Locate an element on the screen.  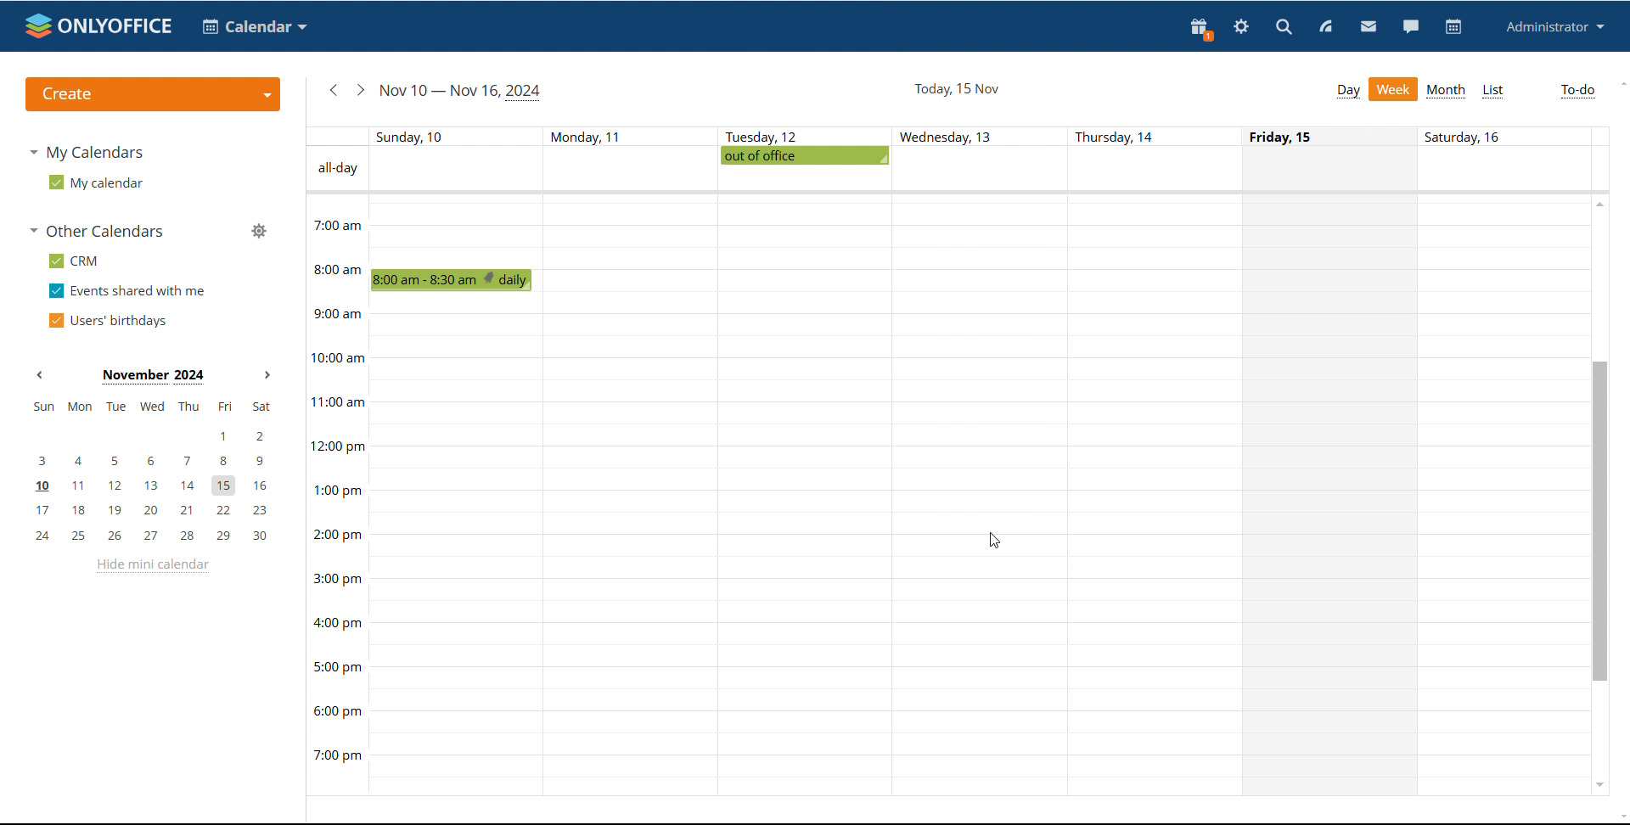
previous week is located at coordinates (333, 90).